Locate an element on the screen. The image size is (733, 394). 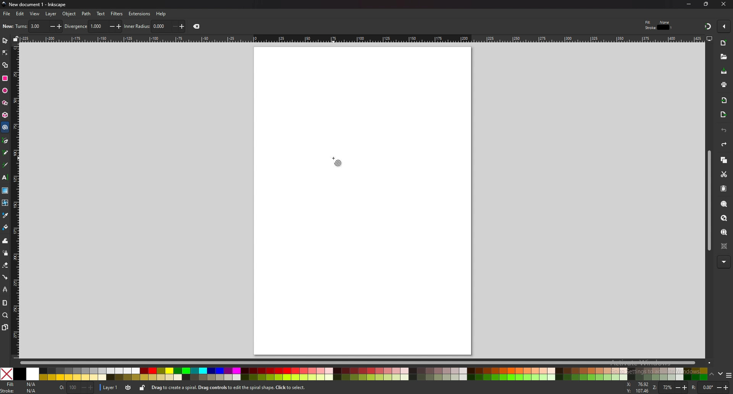
ellipse is located at coordinates (5, 90).